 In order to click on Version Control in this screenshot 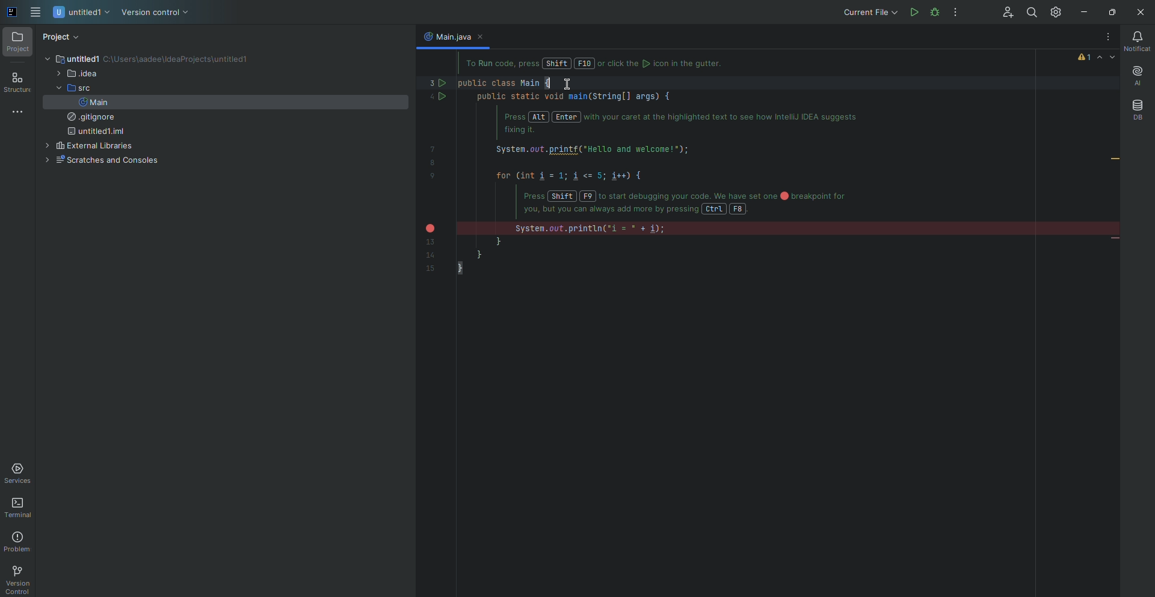, I will do `click(155, 13)`.